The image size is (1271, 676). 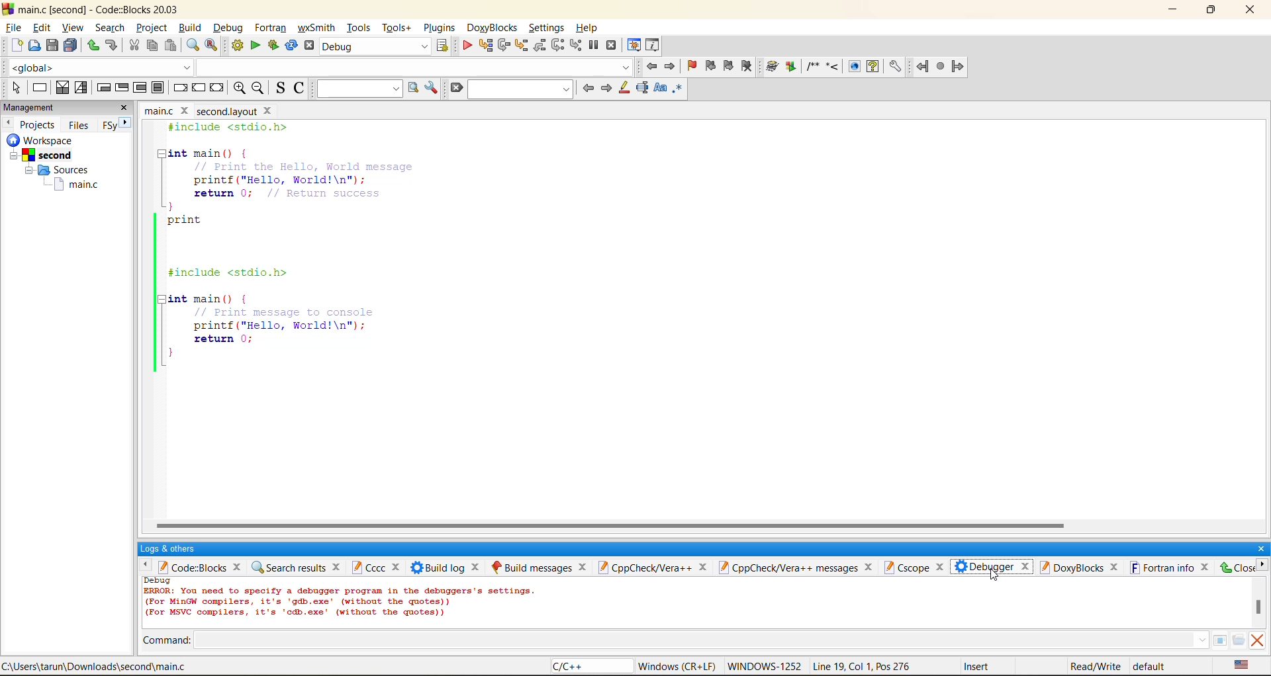 What do you see at coordinates (433, 89) in the screenshot?
I see `show options window` at bounding box center [433, 89].